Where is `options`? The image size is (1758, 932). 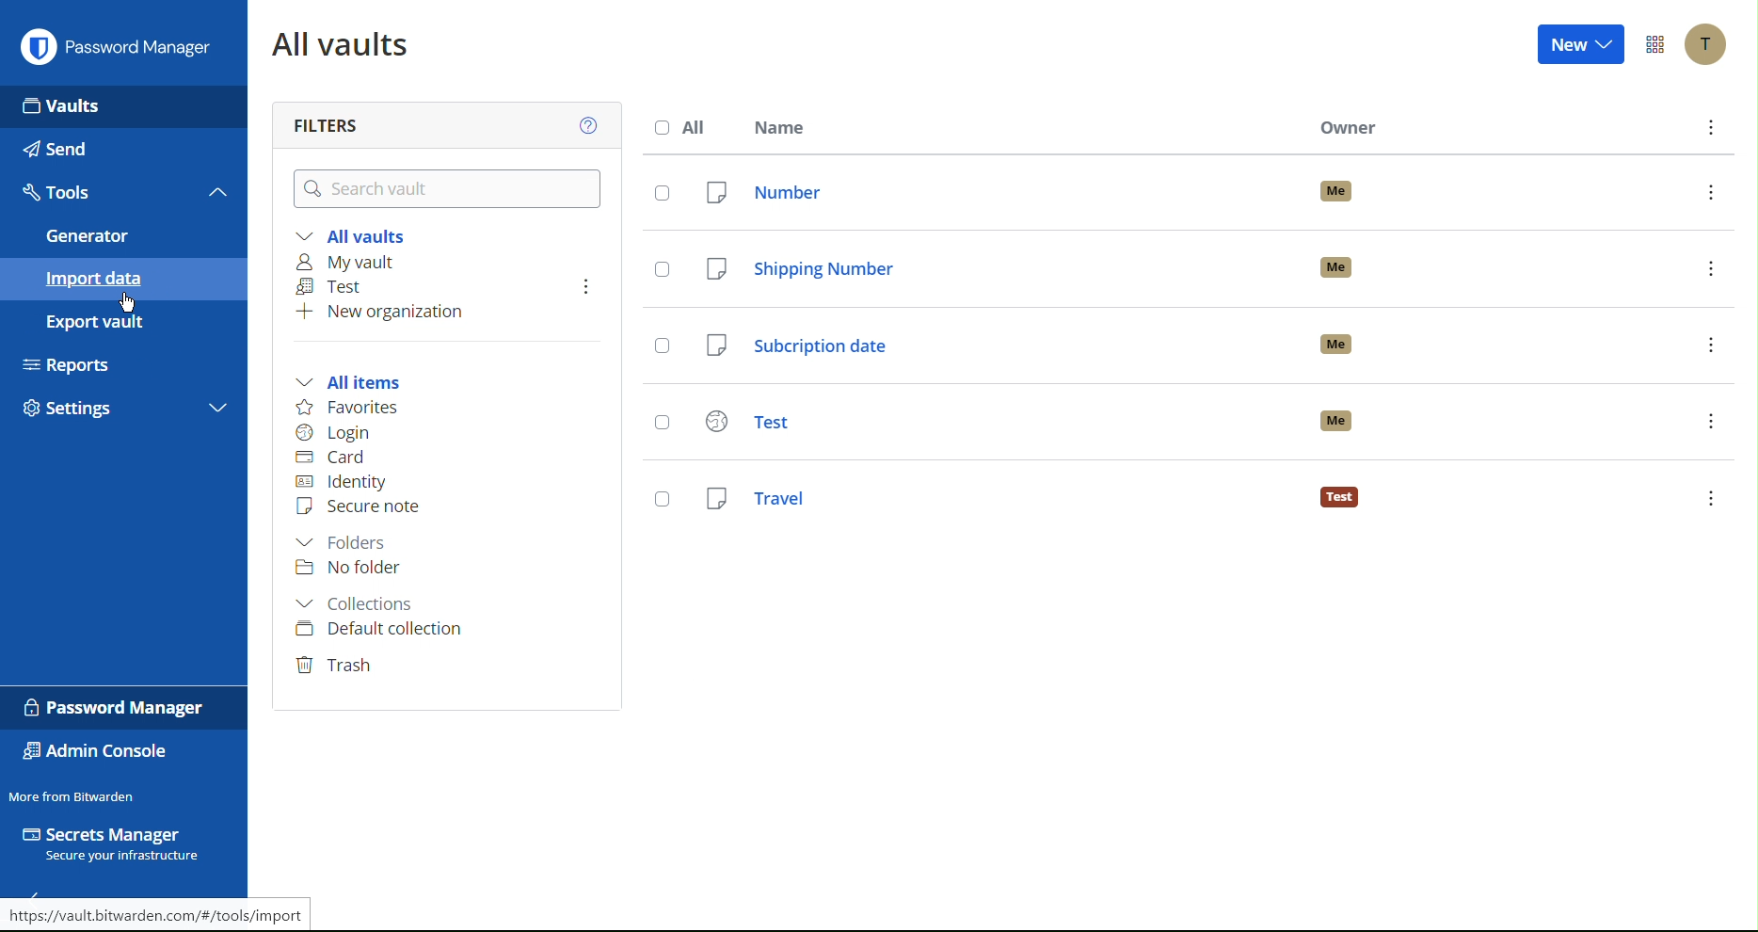 options is located at coordinates (1710, 191).